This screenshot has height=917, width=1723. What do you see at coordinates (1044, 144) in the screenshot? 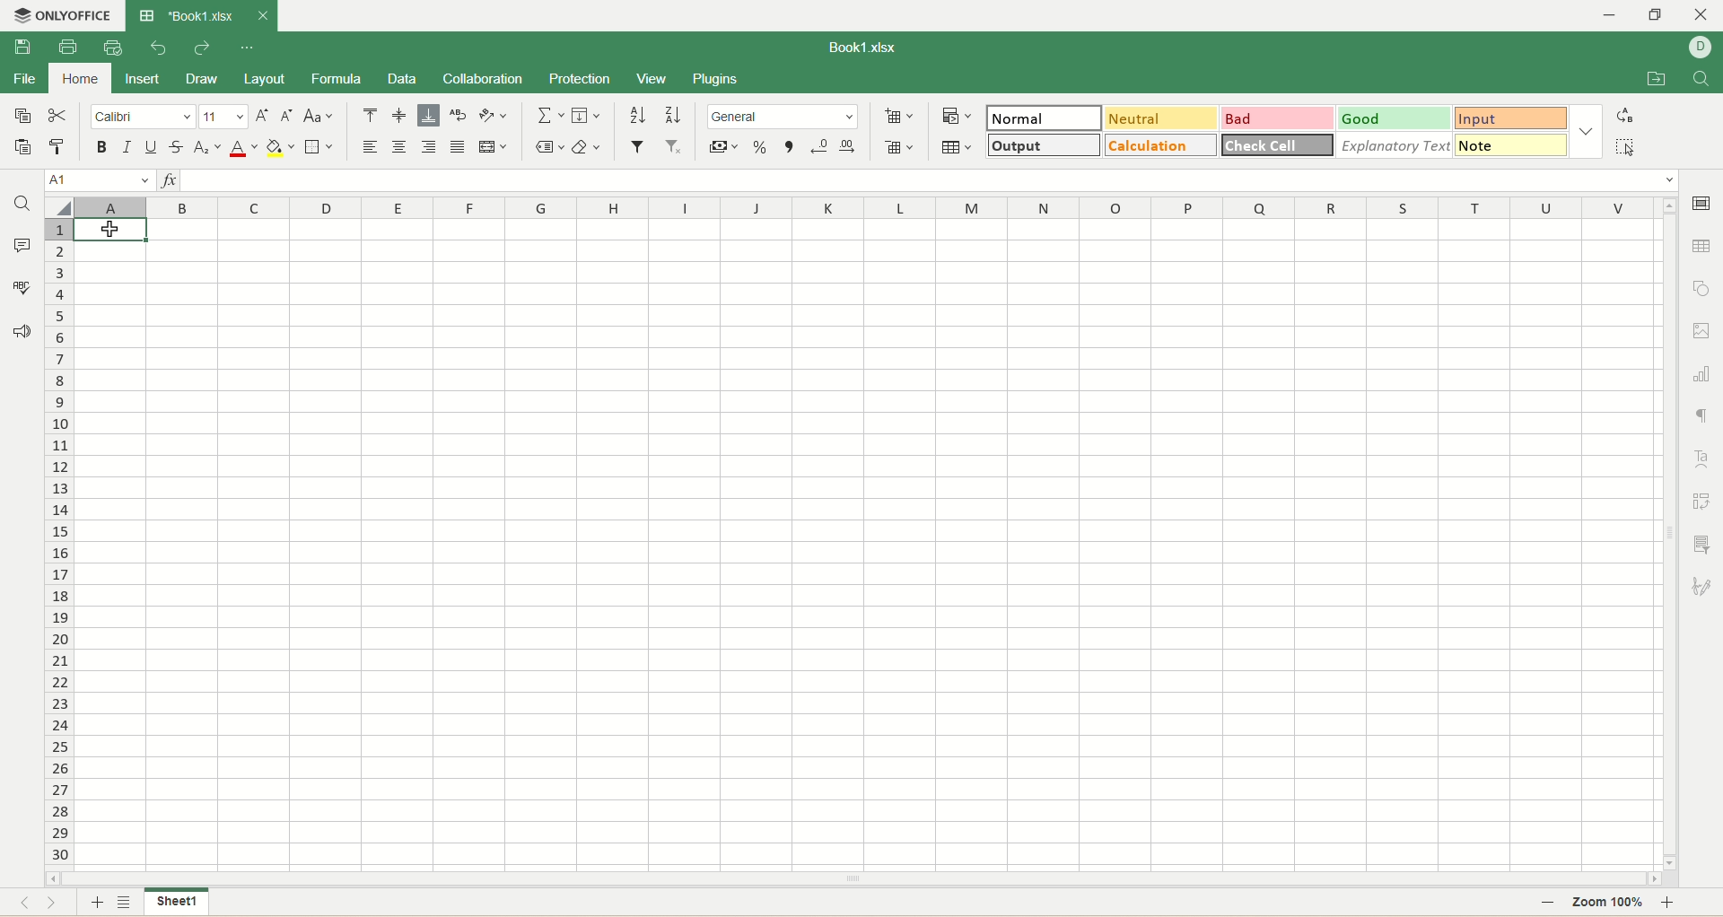
I see `output` at bounding box center [1044, 144].